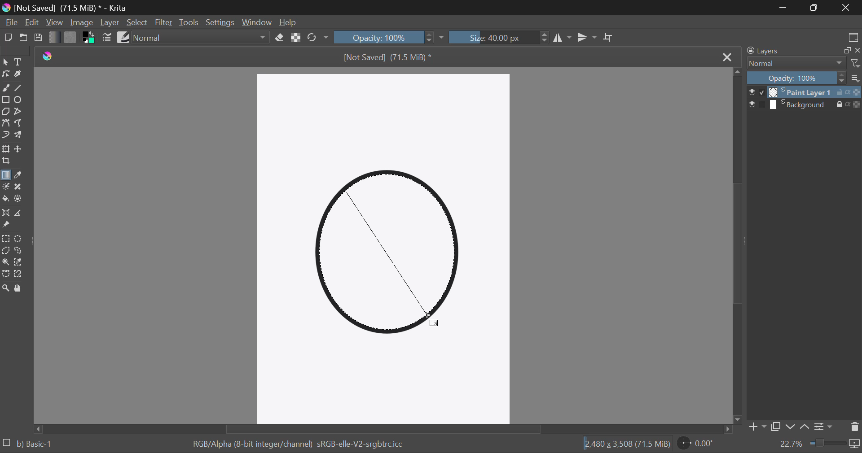  I want to click on copy, so click(847, 50).